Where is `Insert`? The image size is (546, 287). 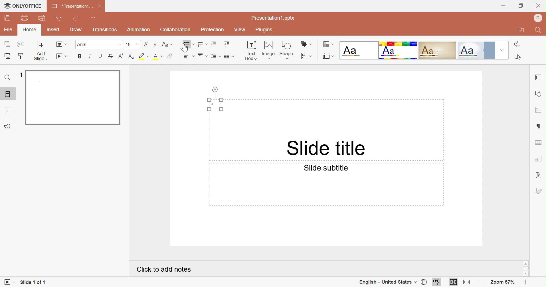 Insert is located at coordinates (54, 30).